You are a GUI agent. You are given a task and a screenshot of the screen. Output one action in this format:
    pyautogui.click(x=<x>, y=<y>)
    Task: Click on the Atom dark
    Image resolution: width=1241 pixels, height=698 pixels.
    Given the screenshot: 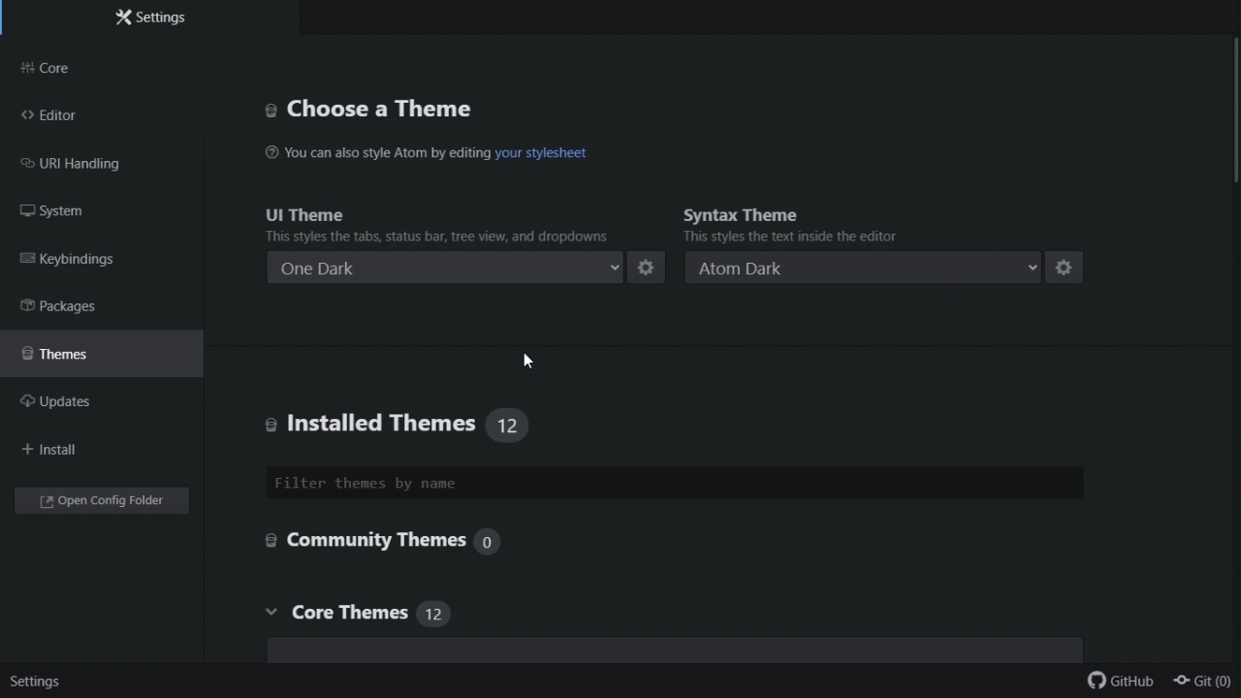 What is the action you would take?
    pyautogui.click(x=860, y=266)
    